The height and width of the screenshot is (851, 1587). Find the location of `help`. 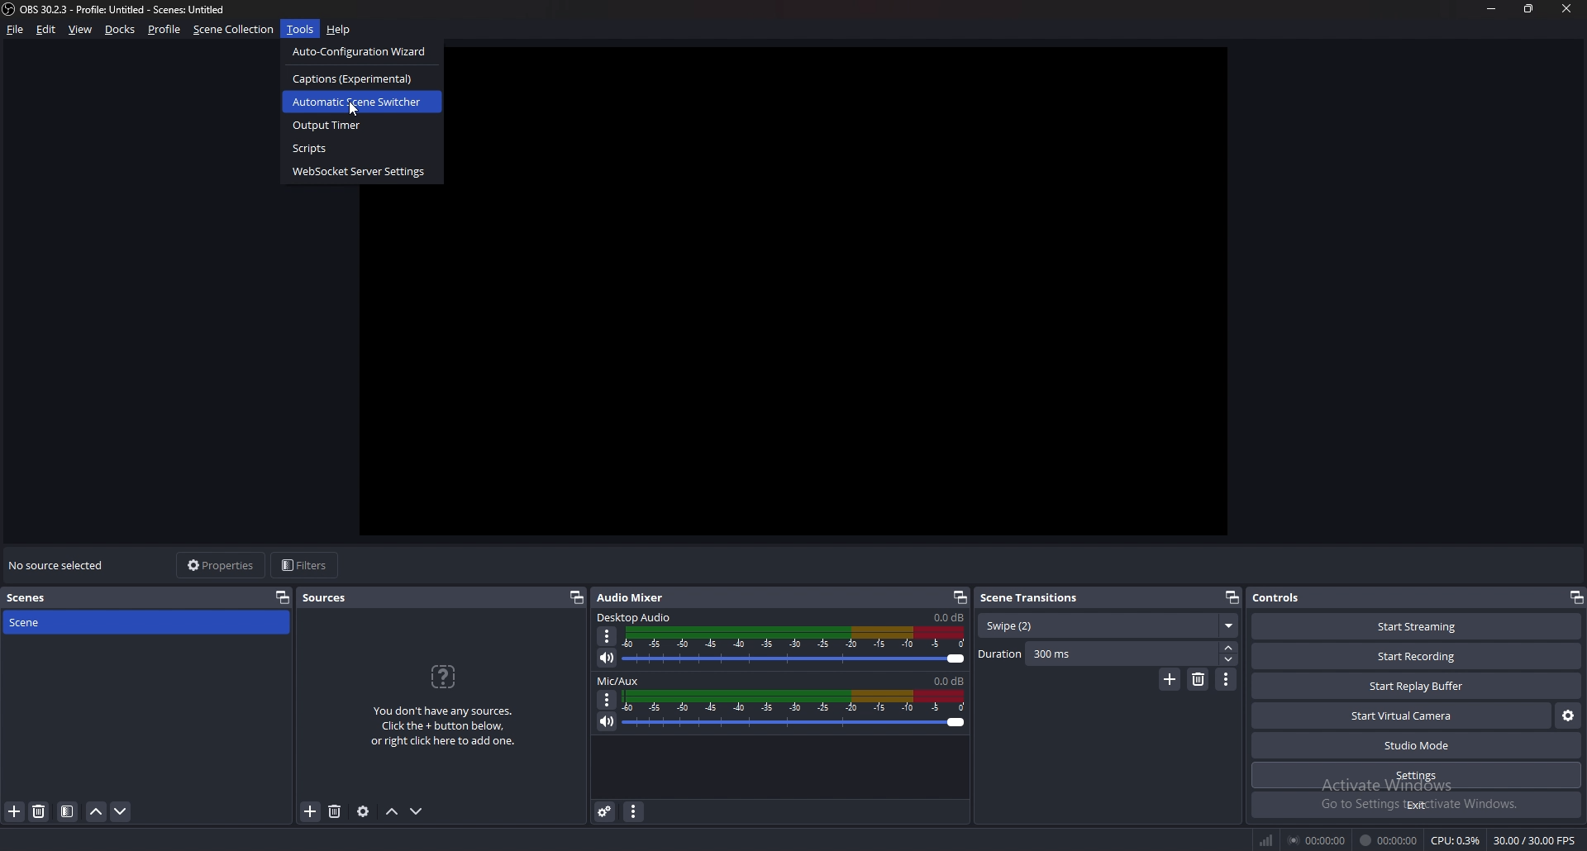

help is located at coordinates (339, 31).